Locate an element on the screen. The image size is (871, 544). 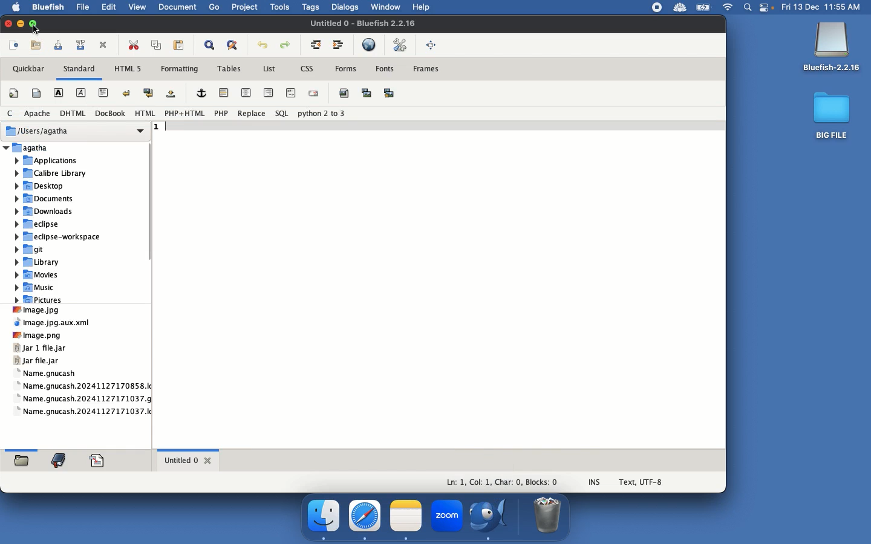
minimize is located at coordinates (22, 24).